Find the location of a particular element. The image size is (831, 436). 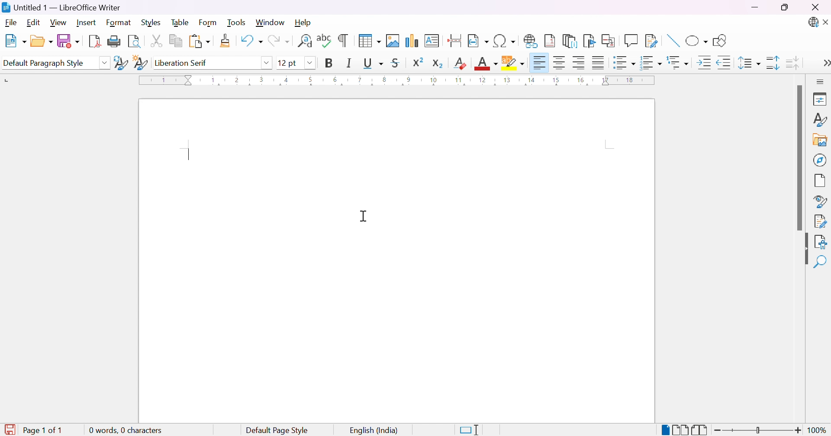

Set line spacing is located at coordinates (747, 63).